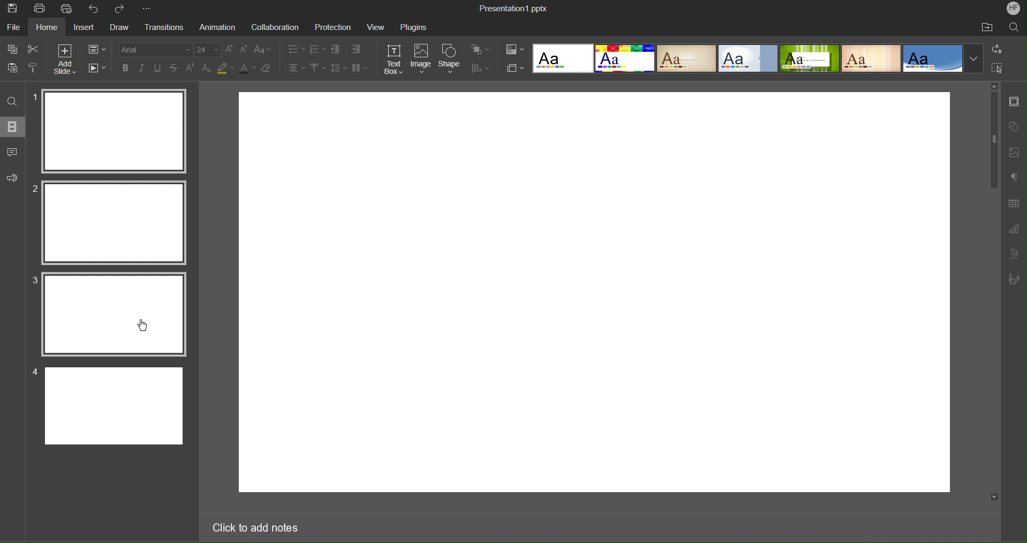 Image resolution: width=1027 pixels, height=543 pixels. I want to click on clone formatting, so click(35, 68).